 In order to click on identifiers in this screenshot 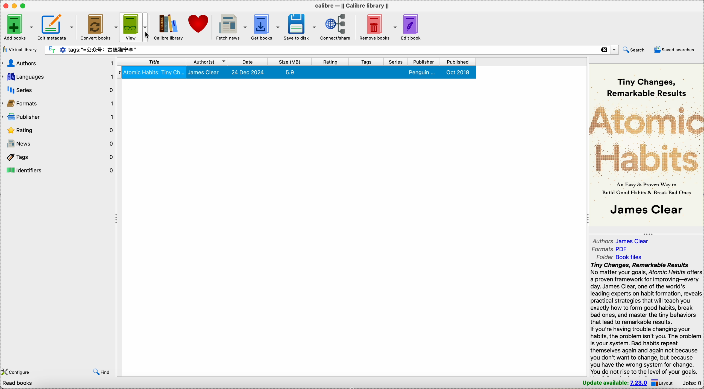, I will do `click(58, 170)`.